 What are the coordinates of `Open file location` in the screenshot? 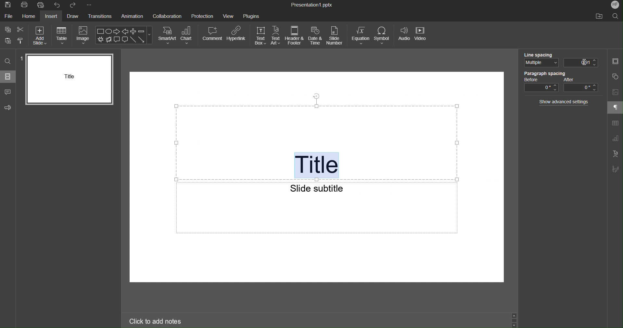 It's located at (600, 16).